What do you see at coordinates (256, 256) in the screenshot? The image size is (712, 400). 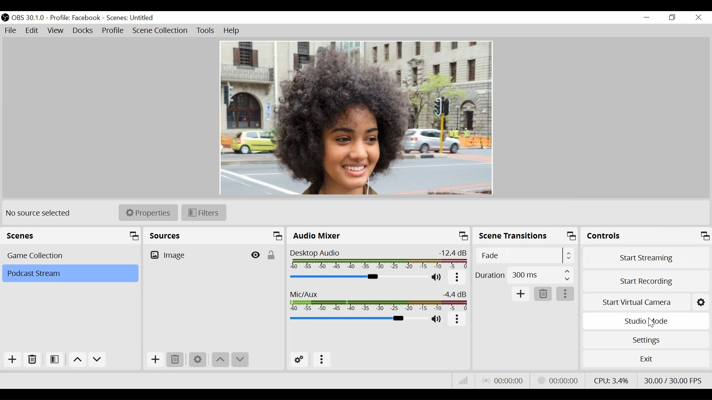 I see `Hide/Display` at bounding box center [256, 256].